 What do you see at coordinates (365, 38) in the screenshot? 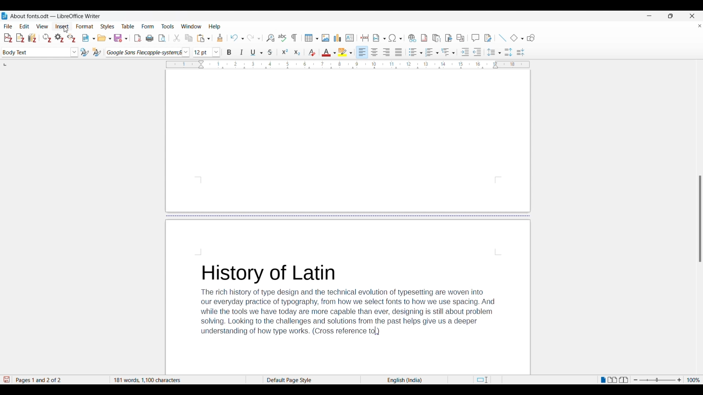
I see `Insert page break` at bounding box center [365, 38].